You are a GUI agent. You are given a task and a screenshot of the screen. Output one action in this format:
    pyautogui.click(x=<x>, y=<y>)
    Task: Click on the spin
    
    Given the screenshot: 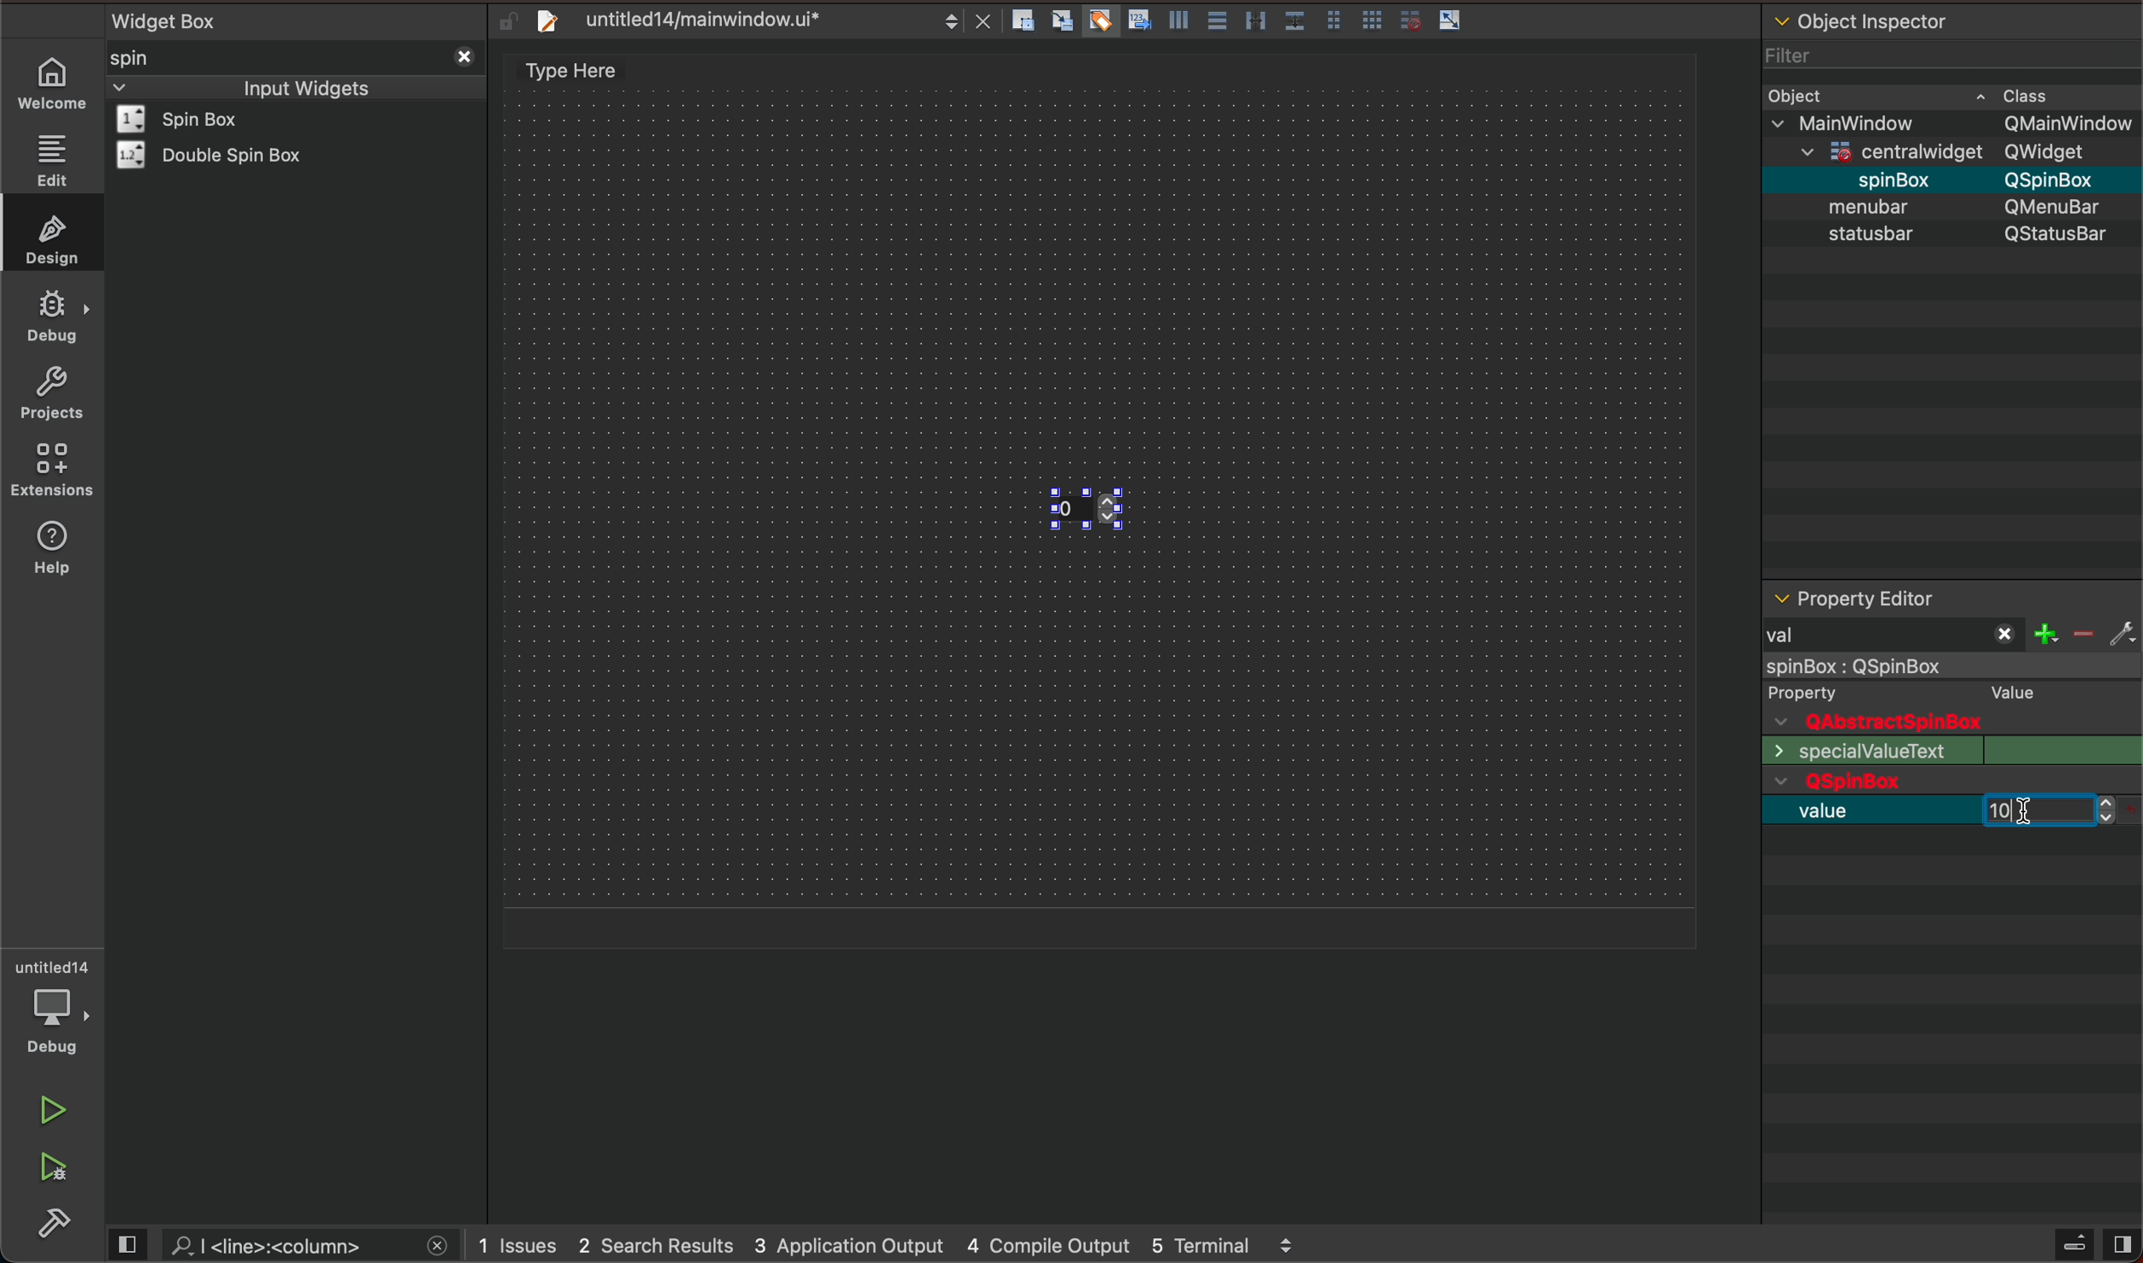 What is the action you would take?
    pyautogui.click(x=158, y=57)
    